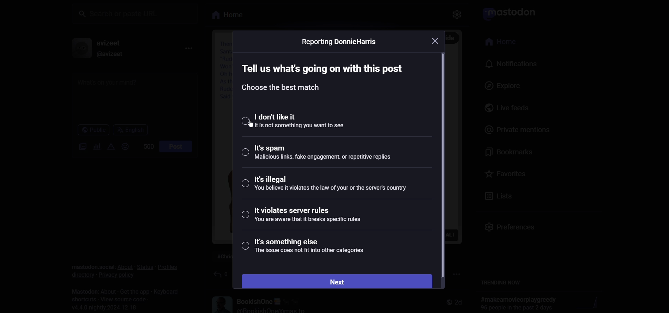 The height and width of the screenshot is (313, 669). What do you see at coordinates (438, 40) in the screenshot?
I see `close` at bounding box center [438, 40].